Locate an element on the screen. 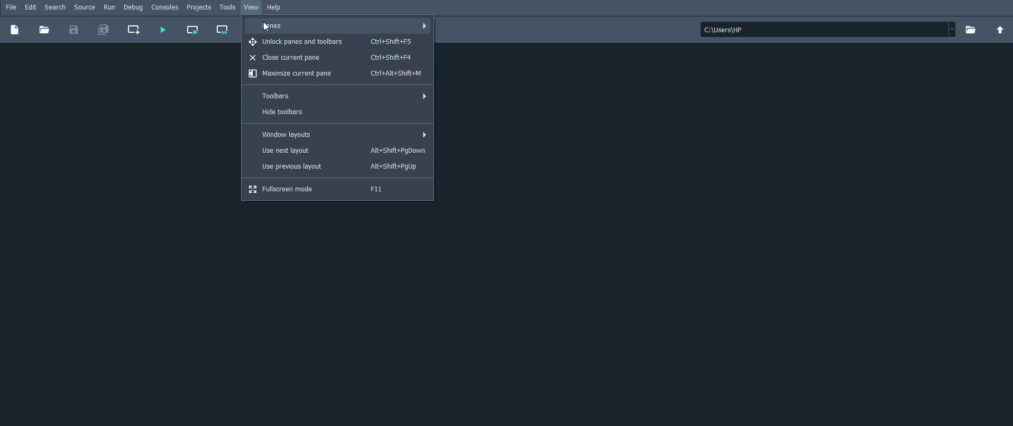 The width and height of the screenshot is (1013, 426). Tools is located at coordinates (228, 8).